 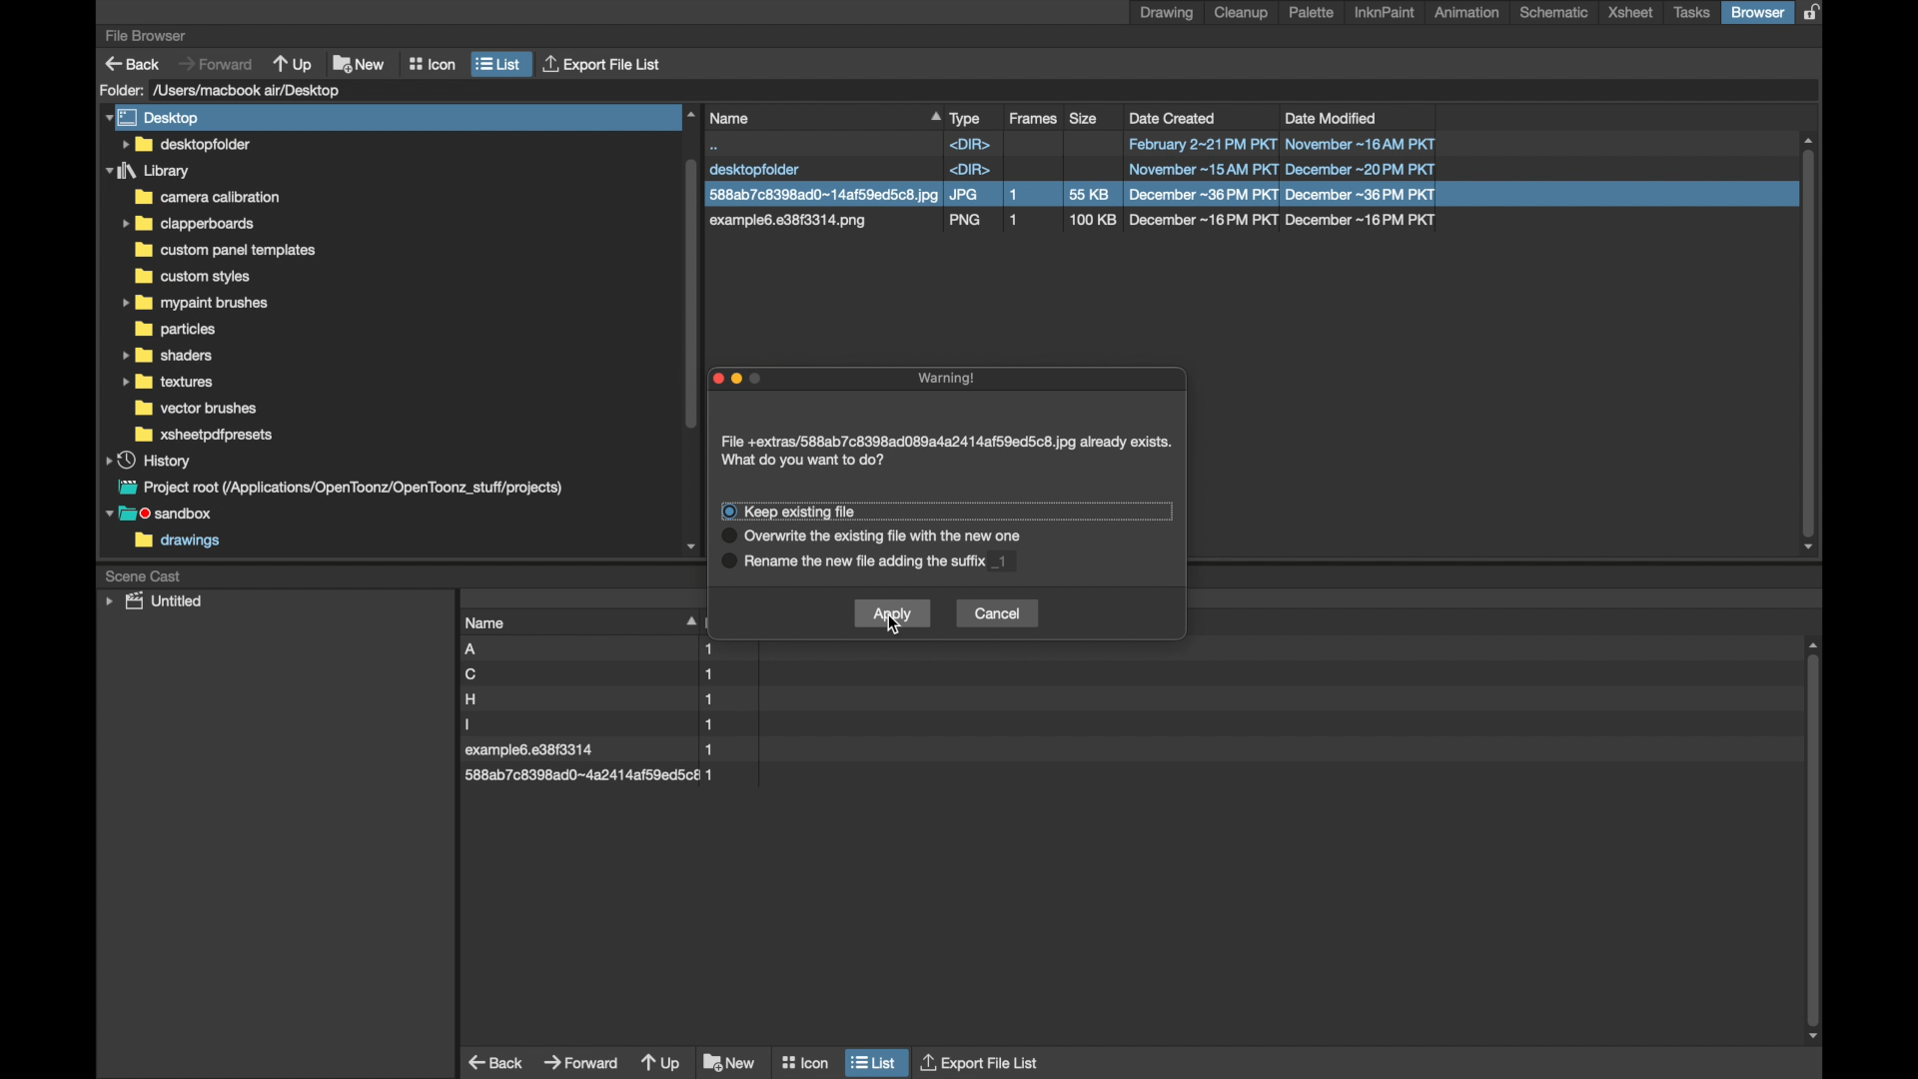 I want to click on scroll box, so click(x=689, y=329).